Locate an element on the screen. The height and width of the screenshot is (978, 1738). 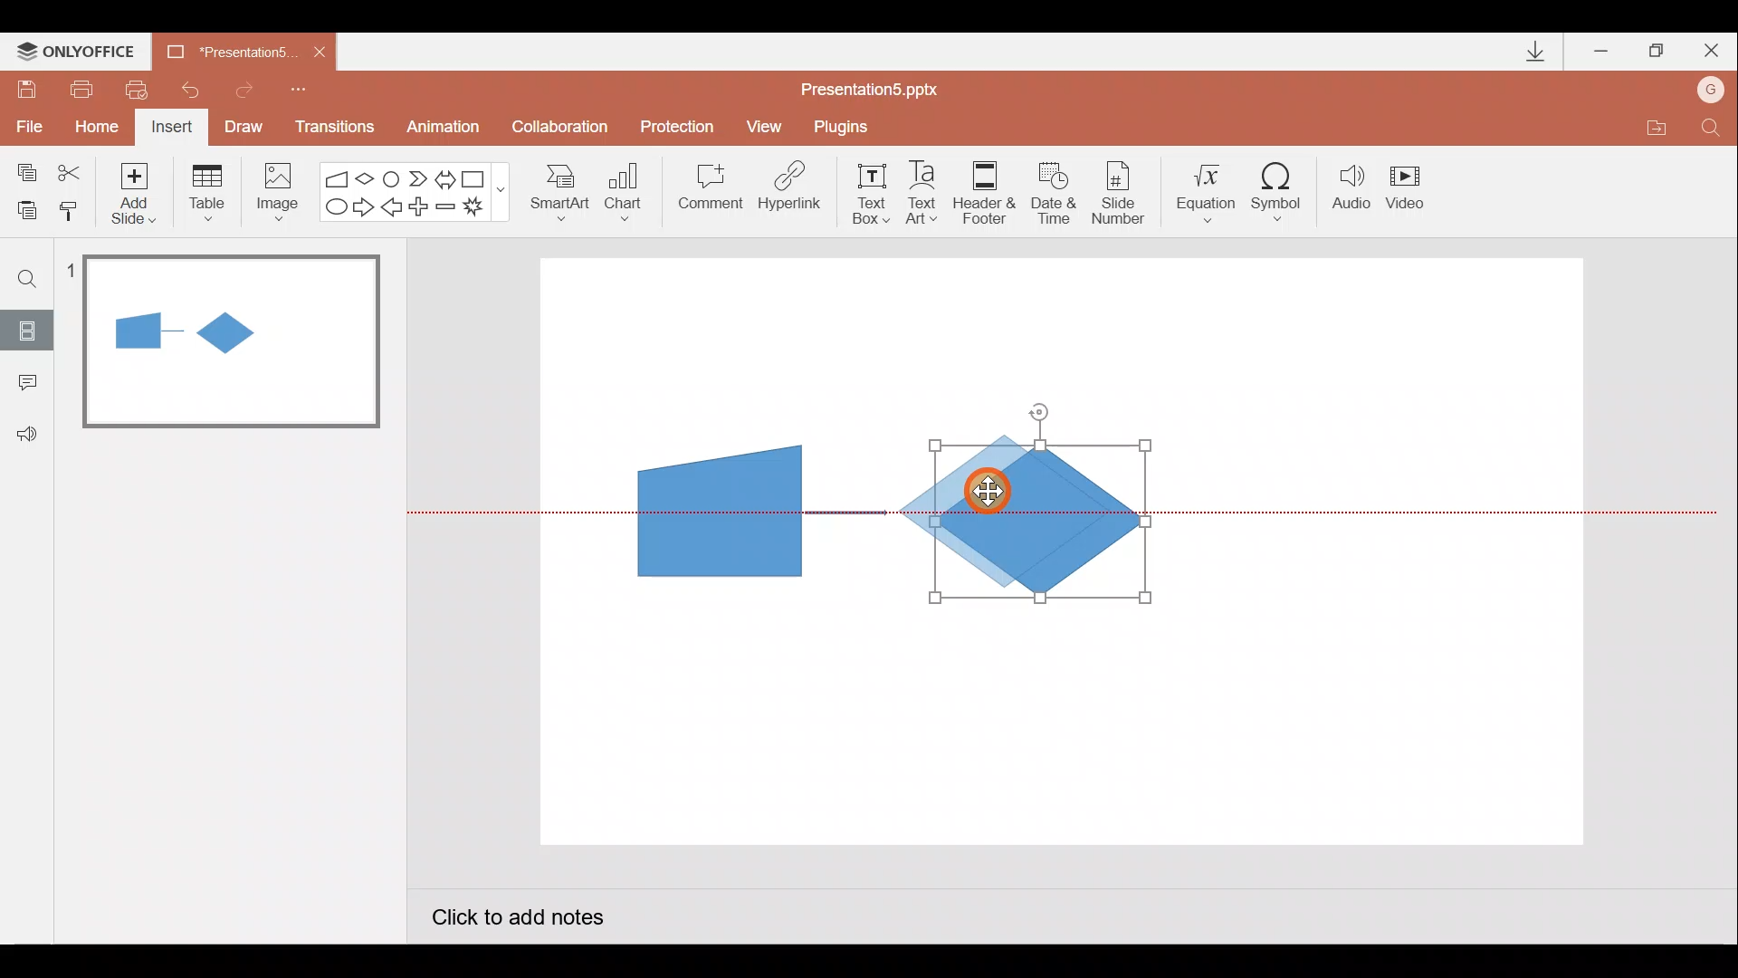
Customize quick access toolbar is located at coordinates (299, 87).